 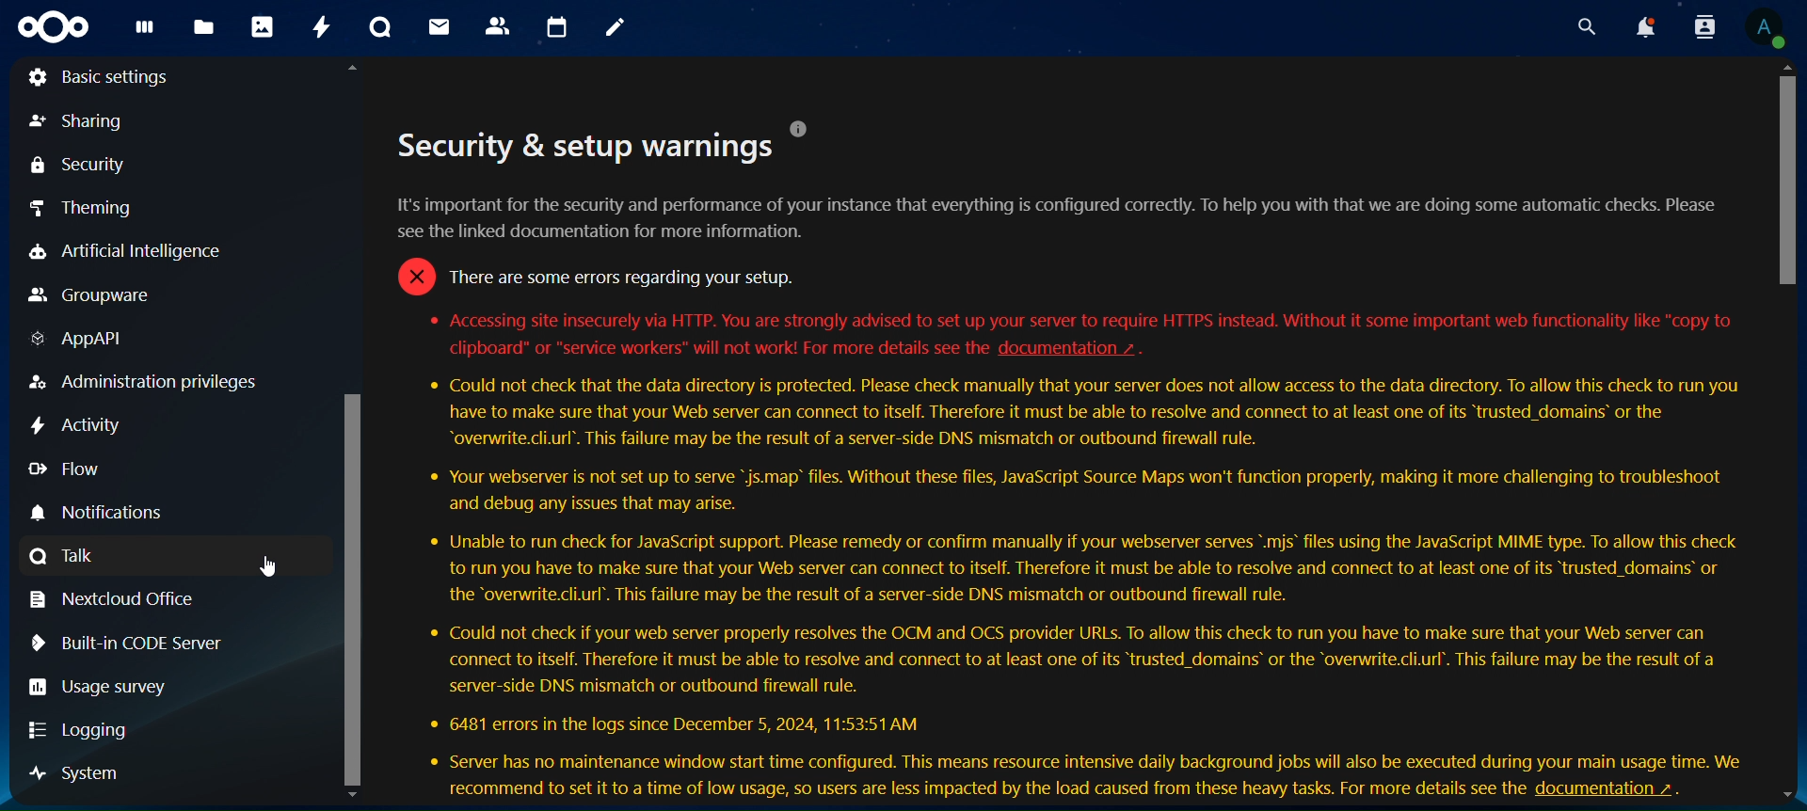 What do you see at coordinates (499, 24) in the screenshot?
I see `contacts` at bounding box center [499, 24].